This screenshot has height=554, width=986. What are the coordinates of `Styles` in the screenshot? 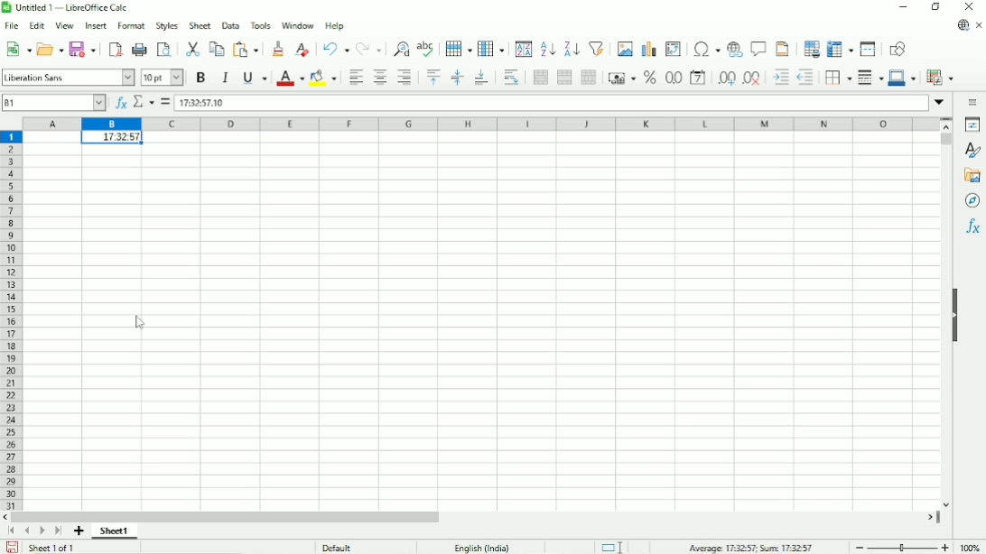 It's located at (974, 149).